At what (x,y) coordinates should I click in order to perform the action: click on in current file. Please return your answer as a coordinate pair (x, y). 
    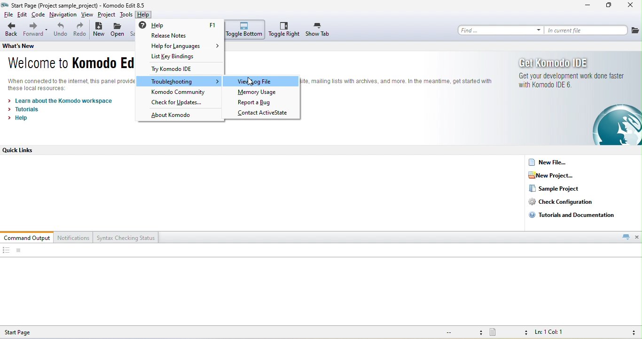
    Looking at the image, I should click on (587, 30).